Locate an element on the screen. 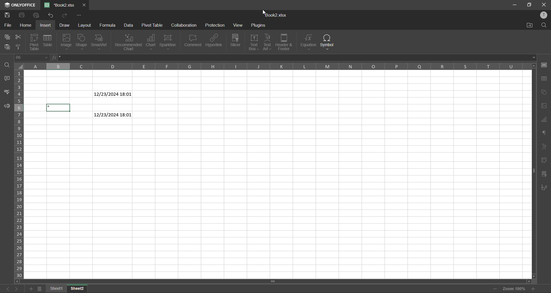 This screenshot has width=551, height=293. 12/23/24 18:01 is located at coordinates (113, 115).